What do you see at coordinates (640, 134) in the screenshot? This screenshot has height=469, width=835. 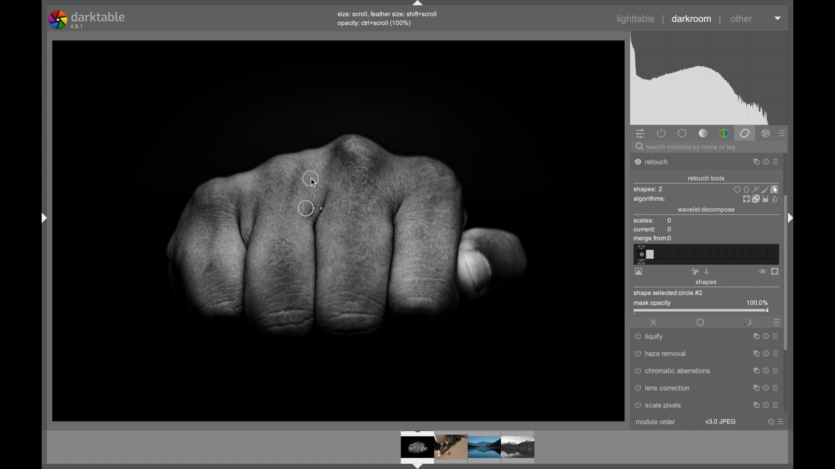 I see `show quick panel` at bounding box center [640, 134].